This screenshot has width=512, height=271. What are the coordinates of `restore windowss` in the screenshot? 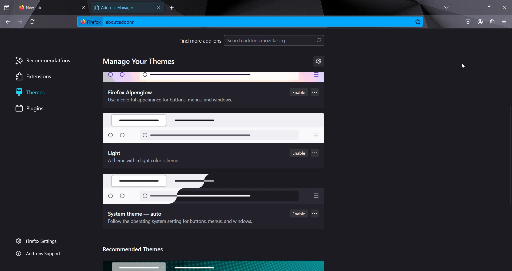 It's located at (489, 7).